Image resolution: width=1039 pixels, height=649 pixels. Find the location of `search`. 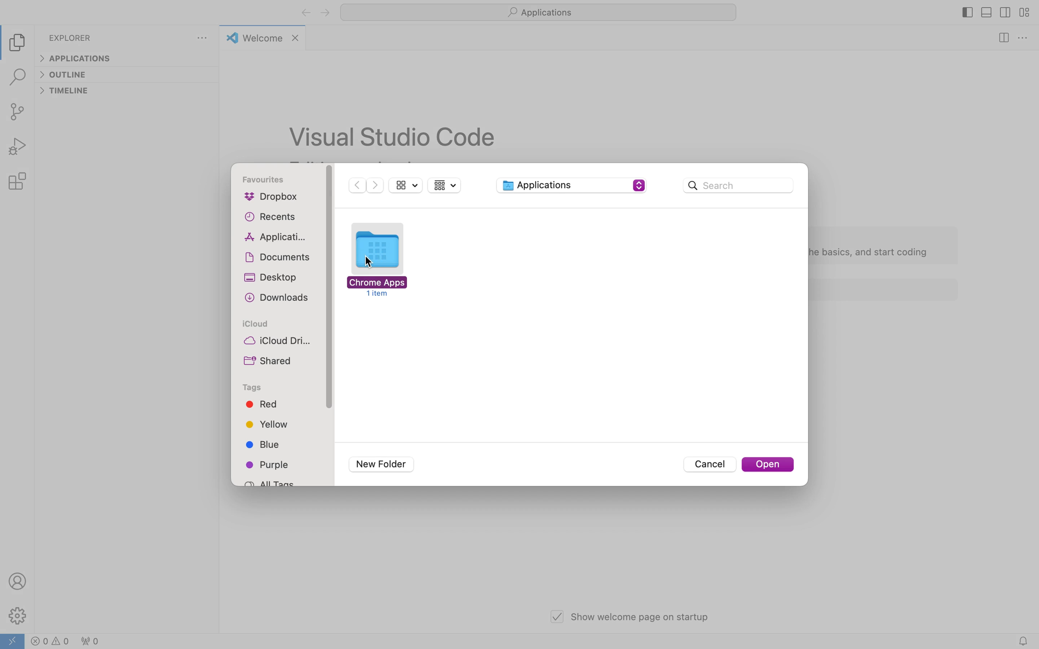

search is located at coordinates (18, 79).